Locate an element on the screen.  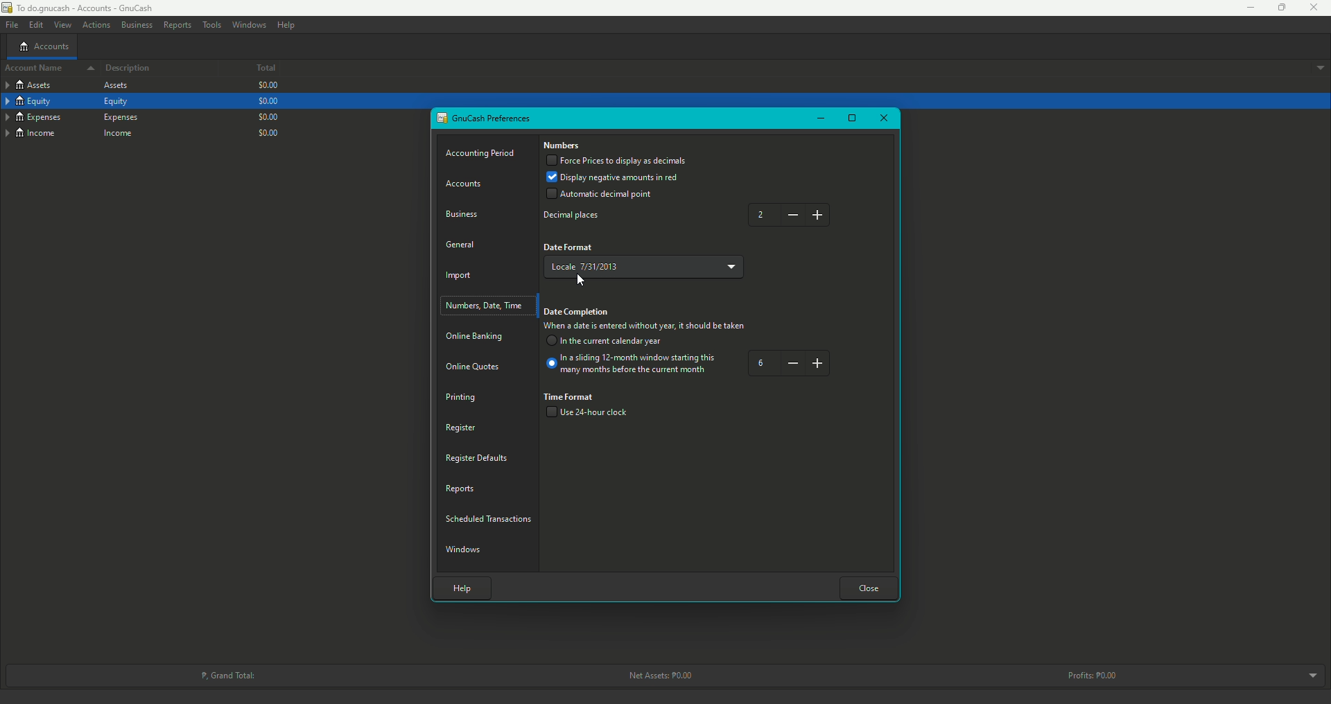
Registered Defaults is located at coordinates (478, 457).